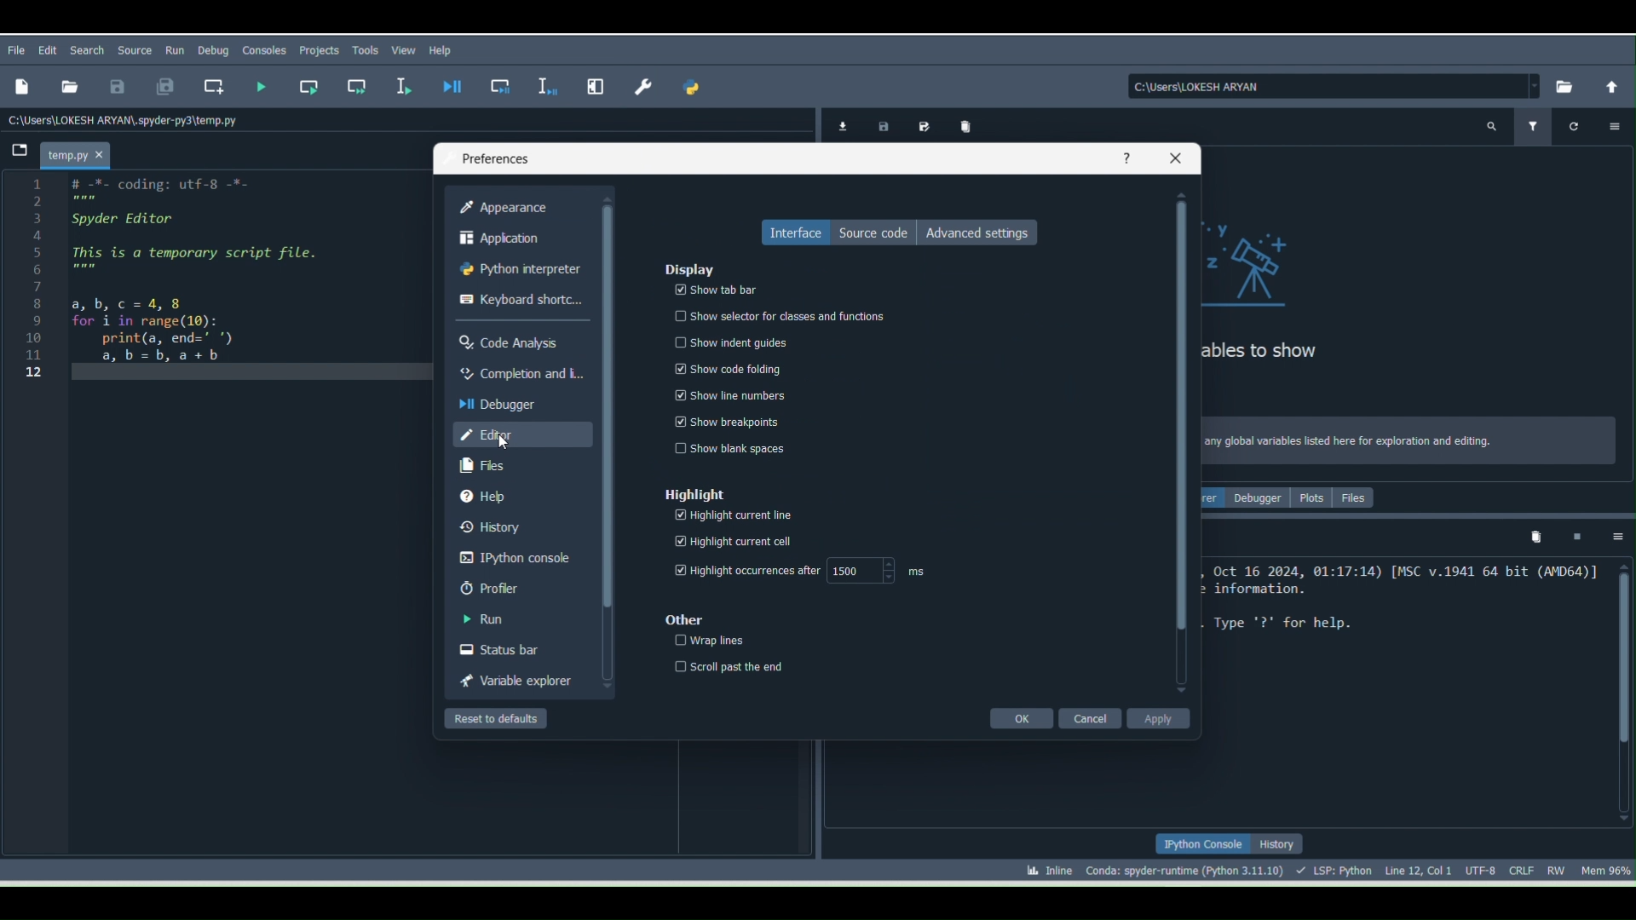 This screenshot has width=1636, height=920. Describe the element at coordinates (695, 91) in the screenshot. I see `PYTHONPATH manager` at that location.